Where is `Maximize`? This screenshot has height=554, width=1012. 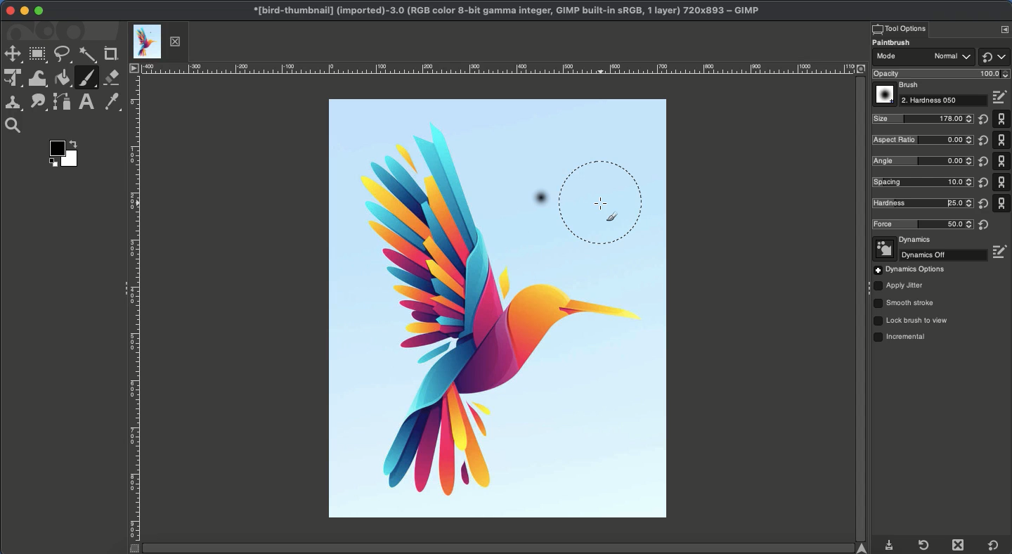
Maximize is located at coordinates (39, 11).